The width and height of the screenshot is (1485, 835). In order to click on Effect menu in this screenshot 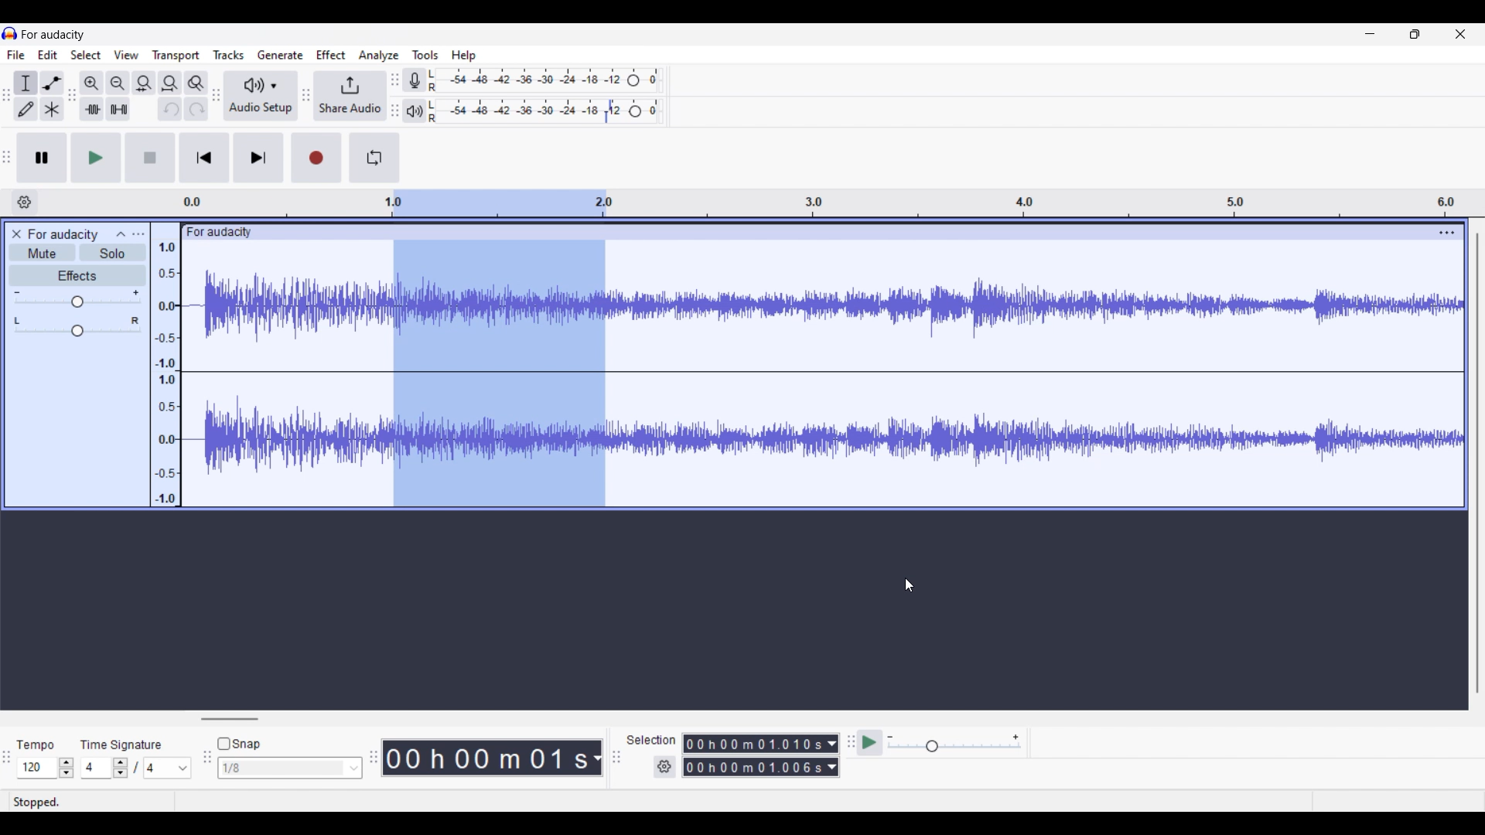, I will do `click(330, 55)`.